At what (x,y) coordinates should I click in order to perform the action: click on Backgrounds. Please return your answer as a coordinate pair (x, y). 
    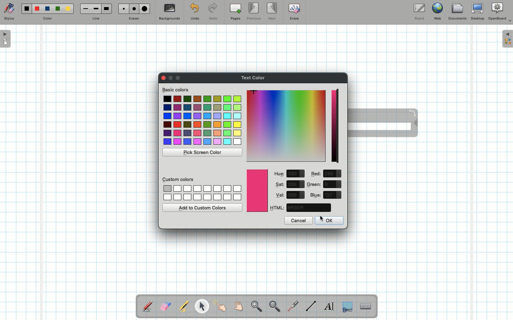
    Looking at the image, I should click on (169, 12).